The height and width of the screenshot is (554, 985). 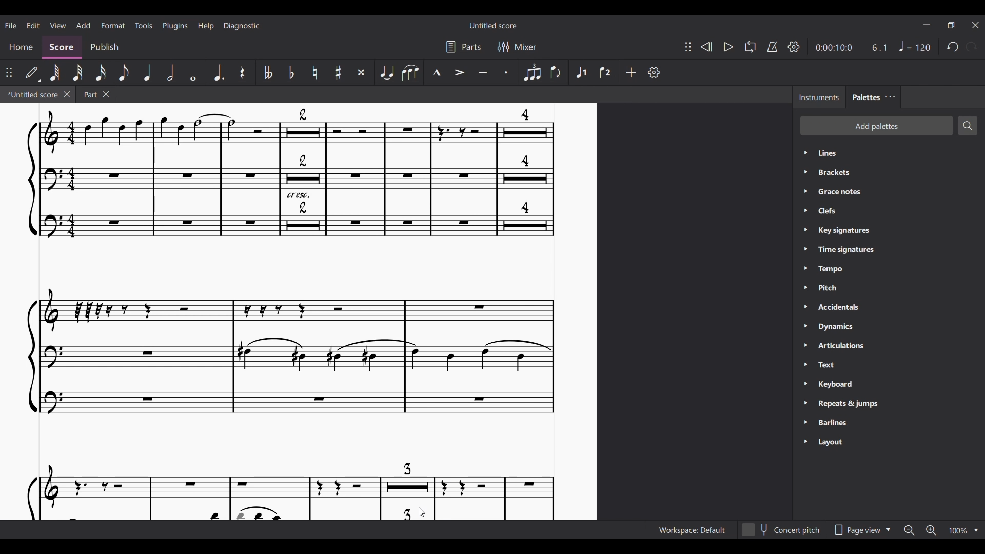 What do you see at coordinates (410, 72) in the screenshot?
I see `Slur` at bounding box center [410, 72].